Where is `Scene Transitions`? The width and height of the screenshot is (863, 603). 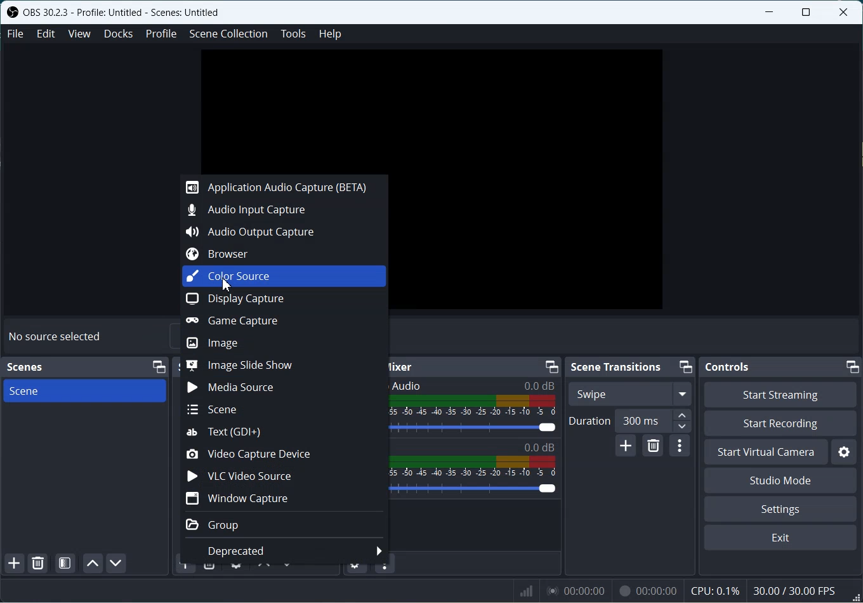
Scene Transitions is located at coordinates (618, 367).